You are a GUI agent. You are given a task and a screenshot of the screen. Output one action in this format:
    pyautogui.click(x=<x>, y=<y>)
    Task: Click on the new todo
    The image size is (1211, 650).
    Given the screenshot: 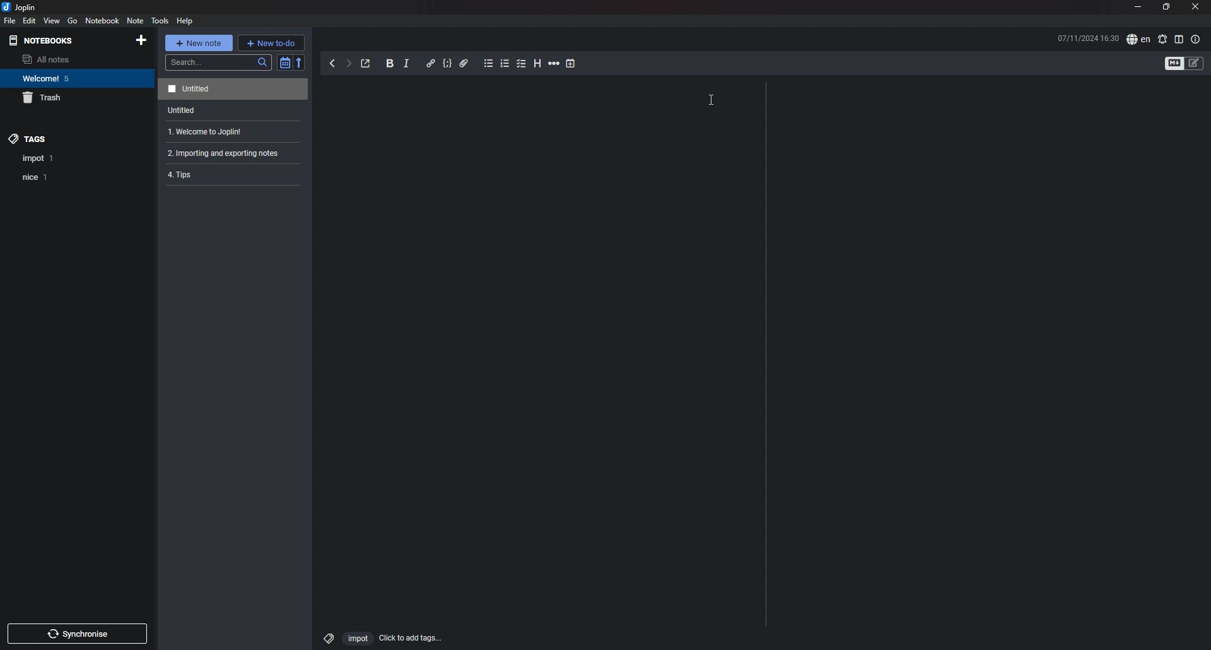 What is the action you would take?
    pyautogui.click(x=271, y=42)
    